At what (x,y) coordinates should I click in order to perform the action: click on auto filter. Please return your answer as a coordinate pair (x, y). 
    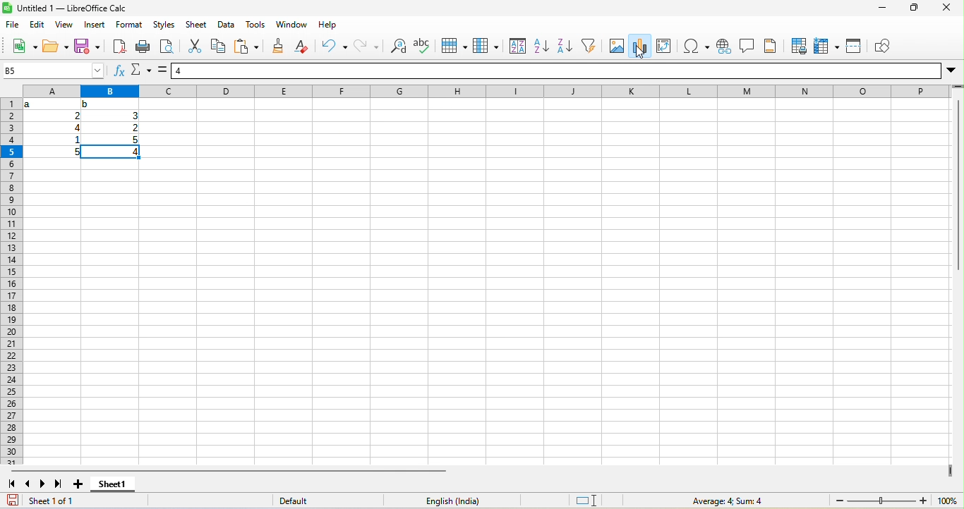
    Looking at the image, I should click on (589, 45).